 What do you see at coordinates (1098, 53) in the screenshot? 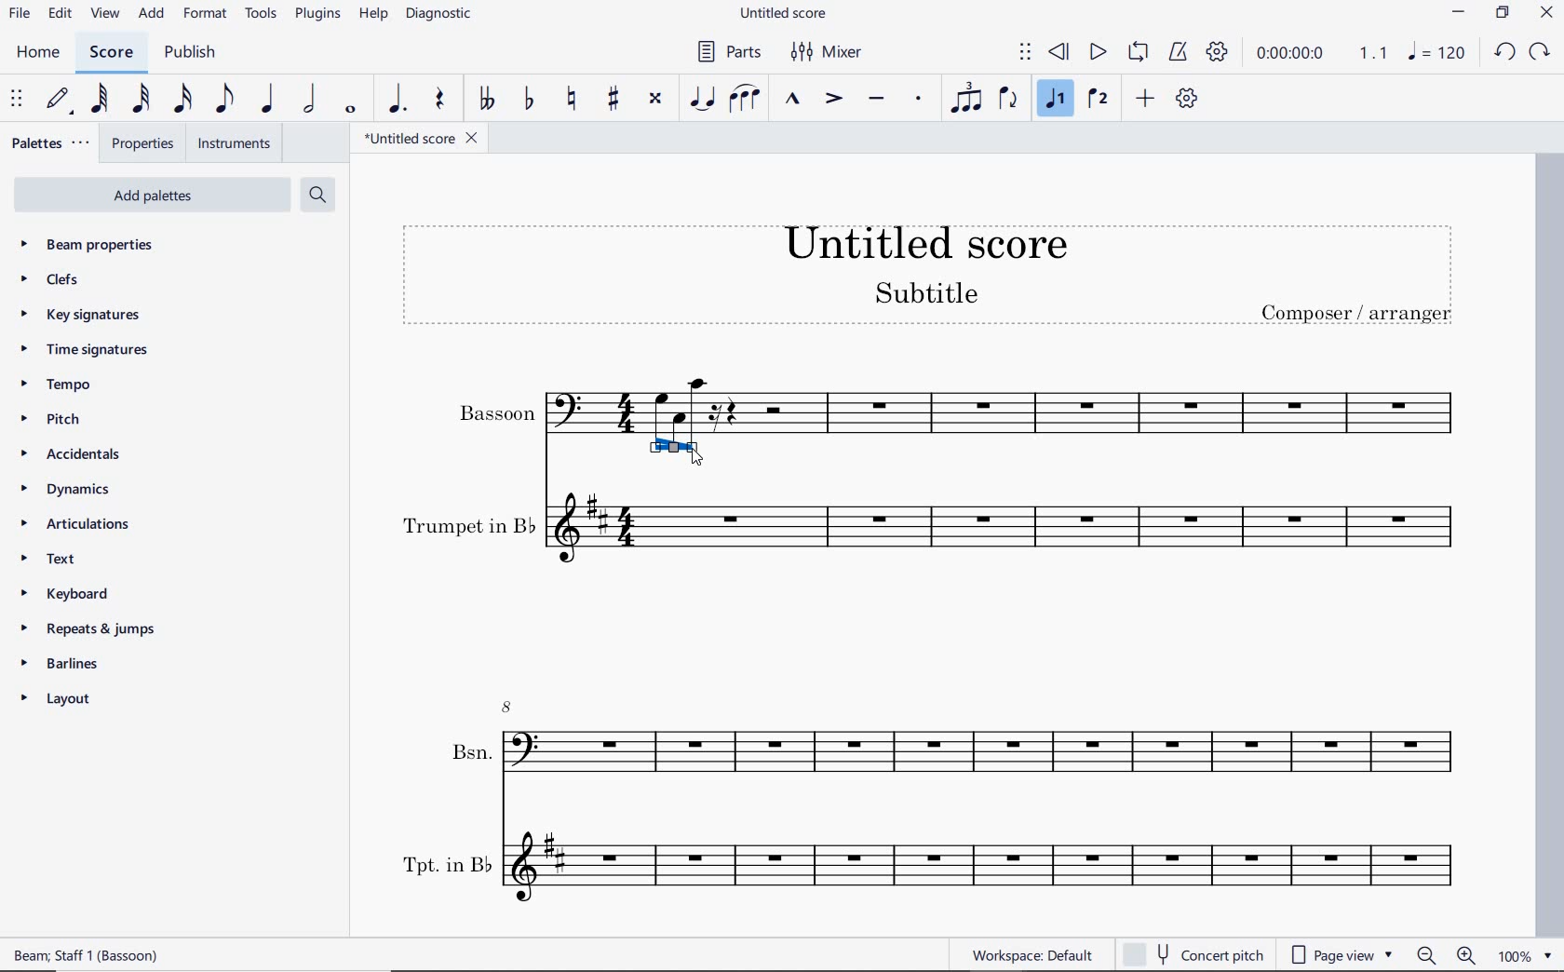
I see `play` at bounding box center [1098, 53].